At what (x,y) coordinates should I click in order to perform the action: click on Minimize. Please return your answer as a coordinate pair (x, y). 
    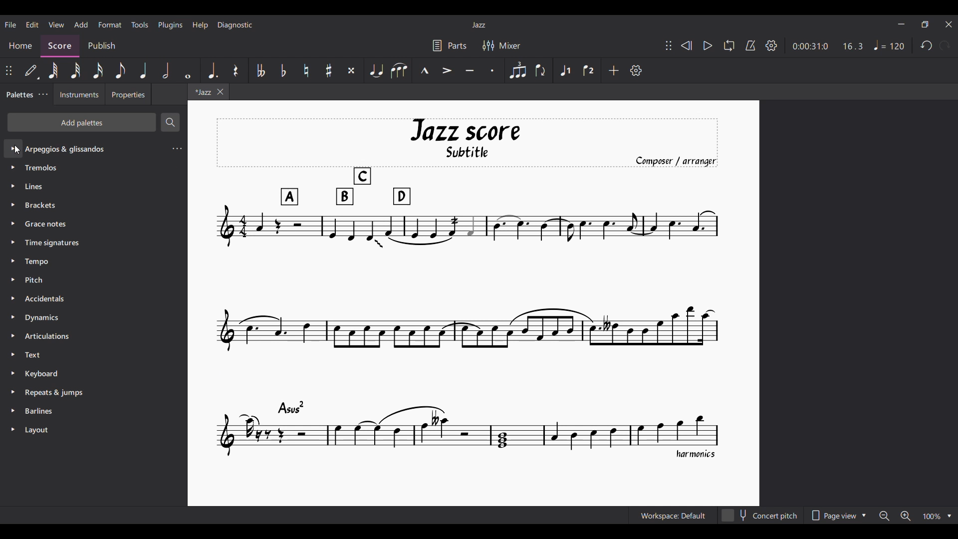
    Looking at the image, I should click on (901, 24).